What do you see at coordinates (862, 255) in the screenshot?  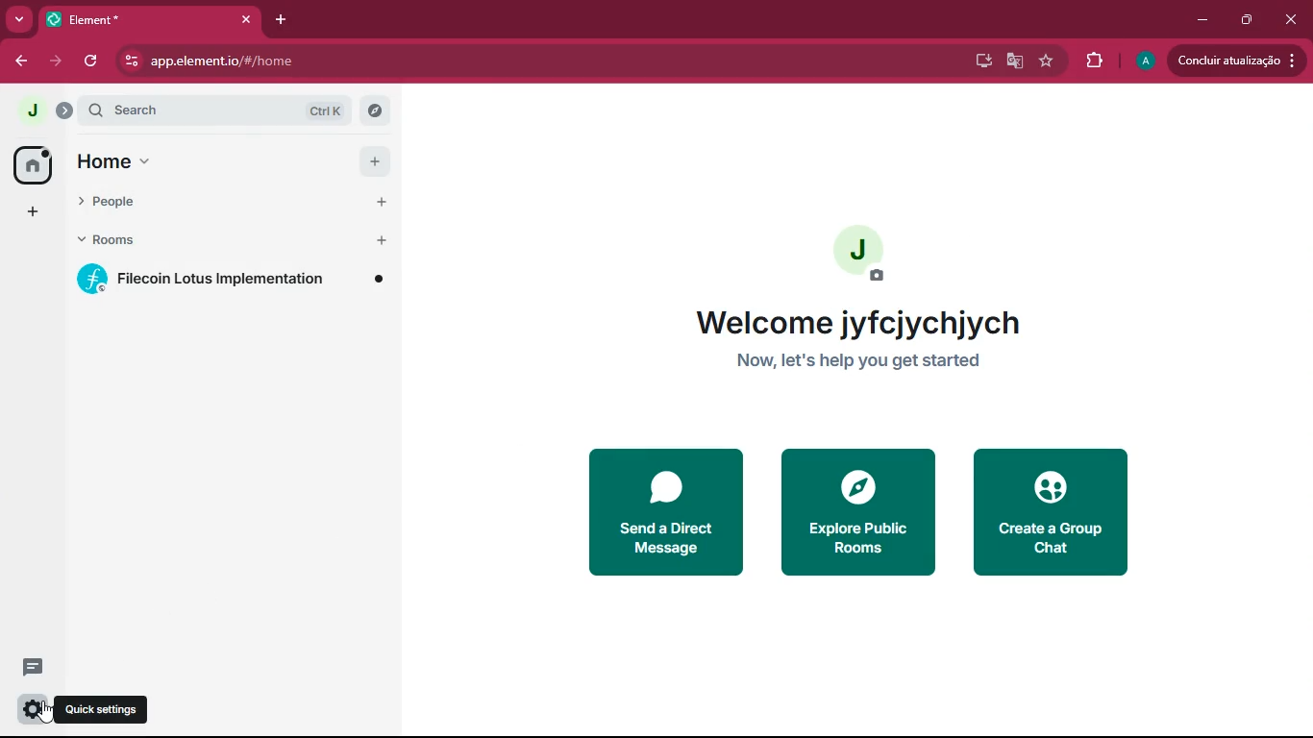 I see `profile picture` at bounding box center [862, 255].